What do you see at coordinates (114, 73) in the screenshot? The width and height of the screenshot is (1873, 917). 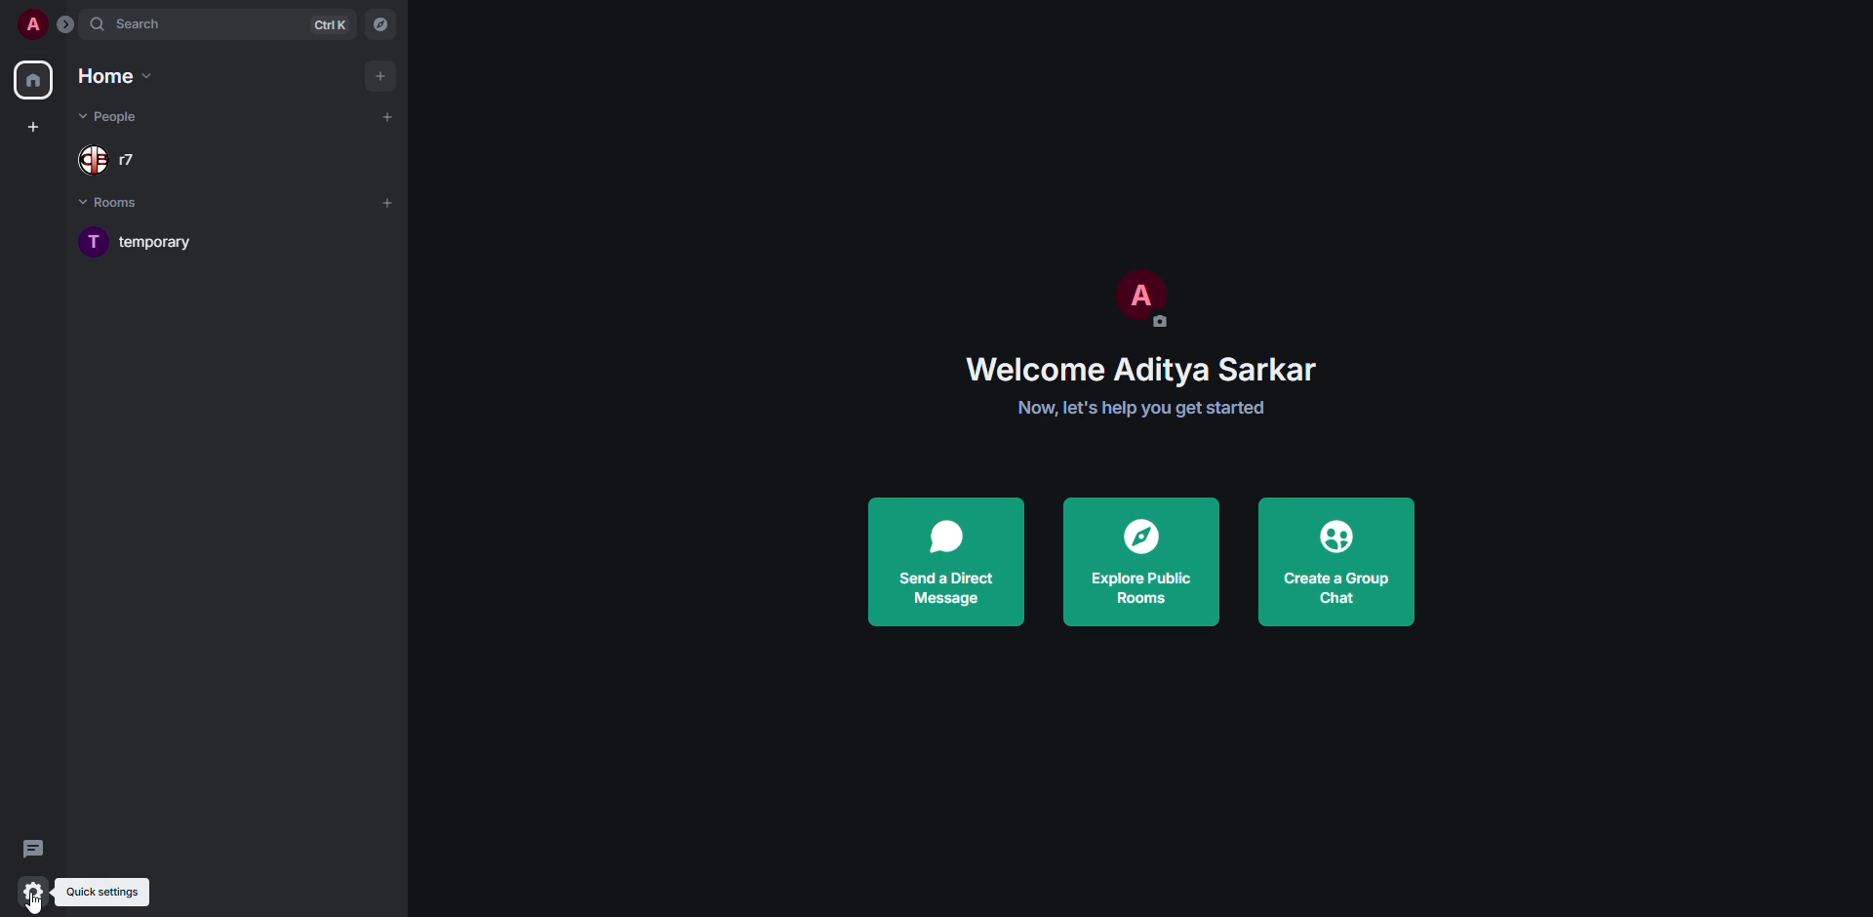 I see `home` at bounding box center [114, 73].